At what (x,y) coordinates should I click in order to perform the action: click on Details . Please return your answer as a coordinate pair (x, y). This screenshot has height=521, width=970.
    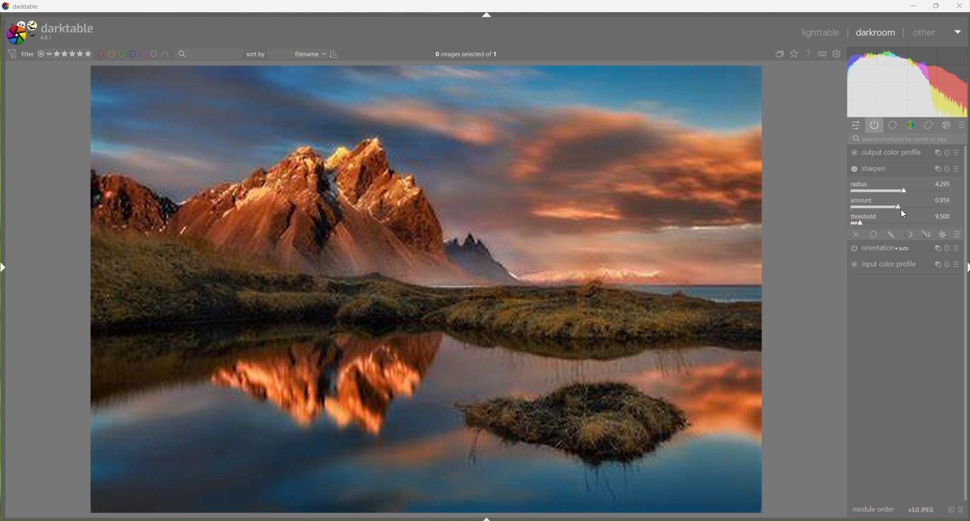
    Looking at the image, I should click on (922, 509).